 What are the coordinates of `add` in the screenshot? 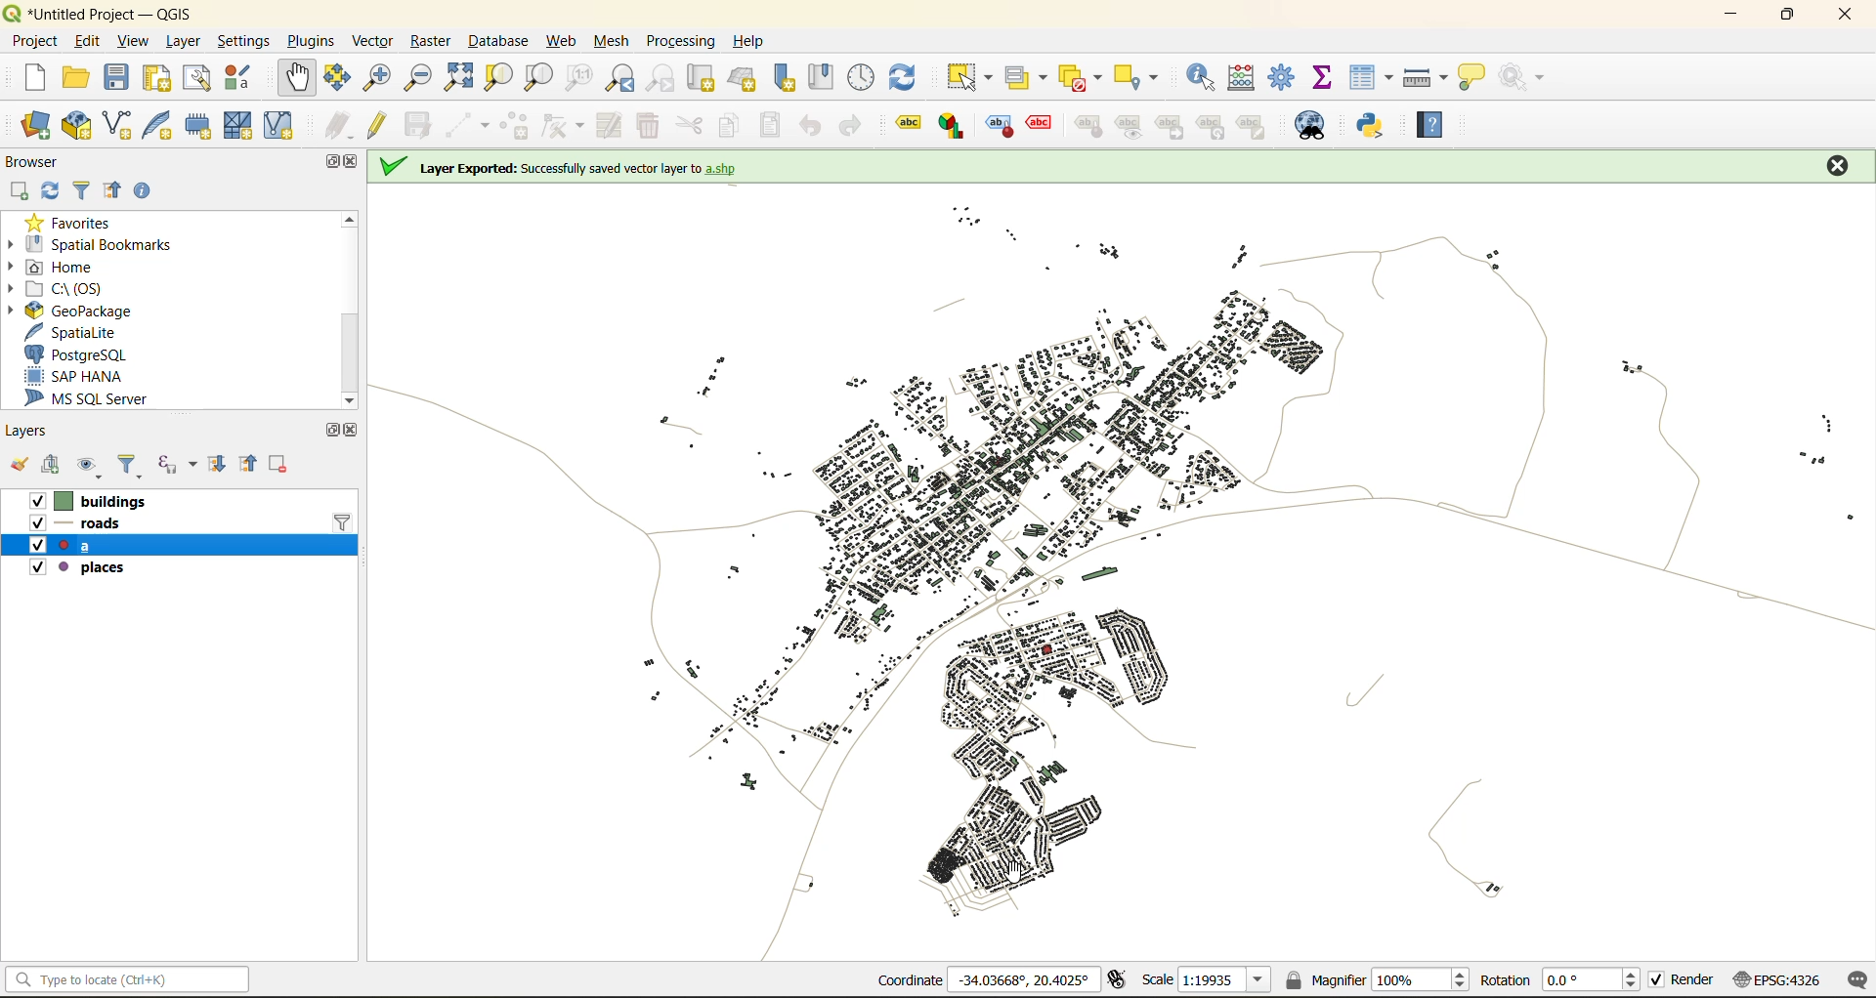 It's located at (57, 467).